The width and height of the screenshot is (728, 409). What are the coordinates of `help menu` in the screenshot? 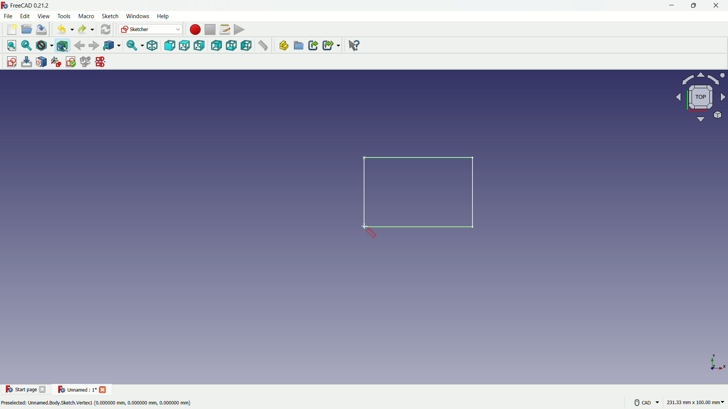 It's located at (164, 17).